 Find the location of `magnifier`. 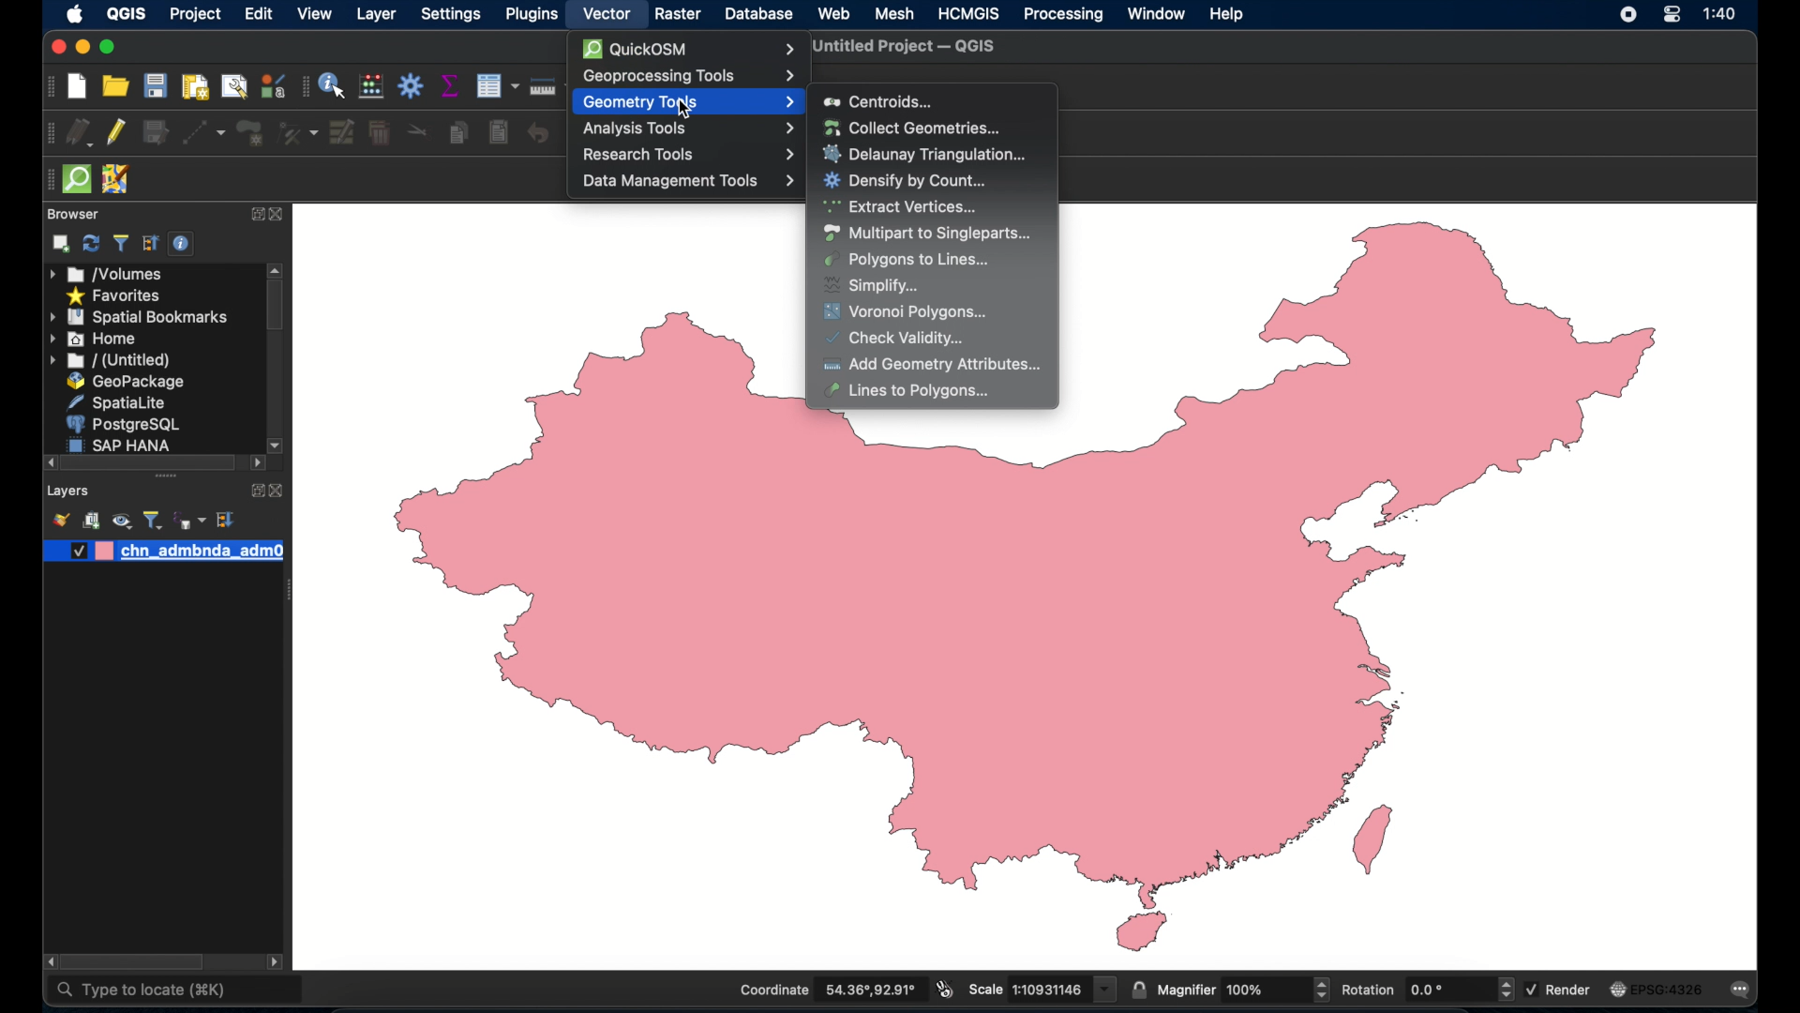

magnifier is located at coordinates (1243, 989).